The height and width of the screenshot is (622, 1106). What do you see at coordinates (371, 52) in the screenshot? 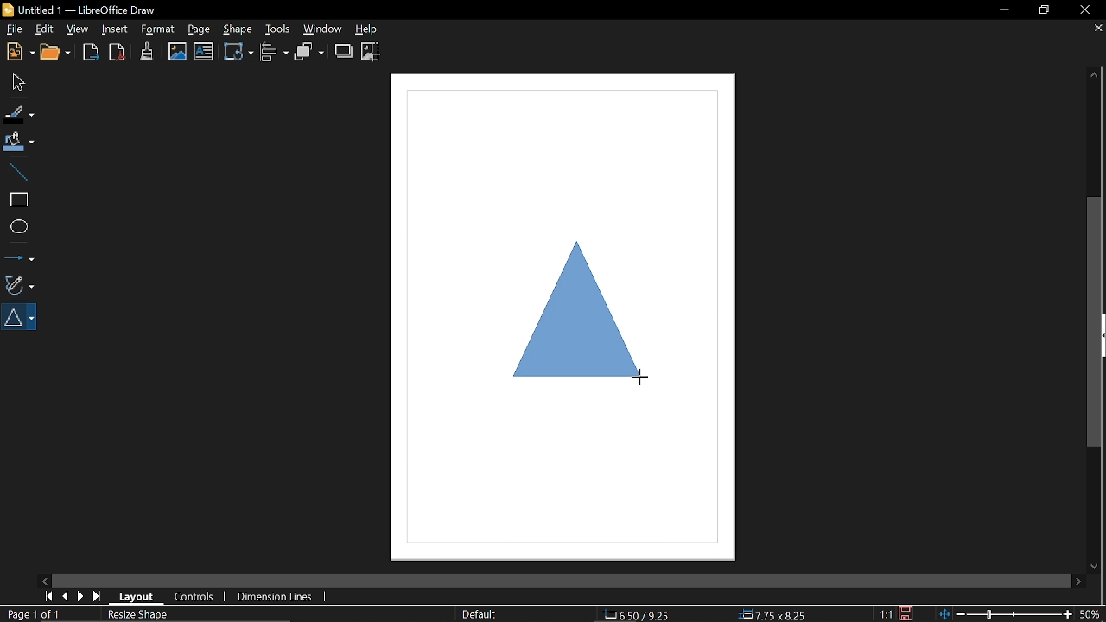
I see `Crop` at bounding box center [371, 52].